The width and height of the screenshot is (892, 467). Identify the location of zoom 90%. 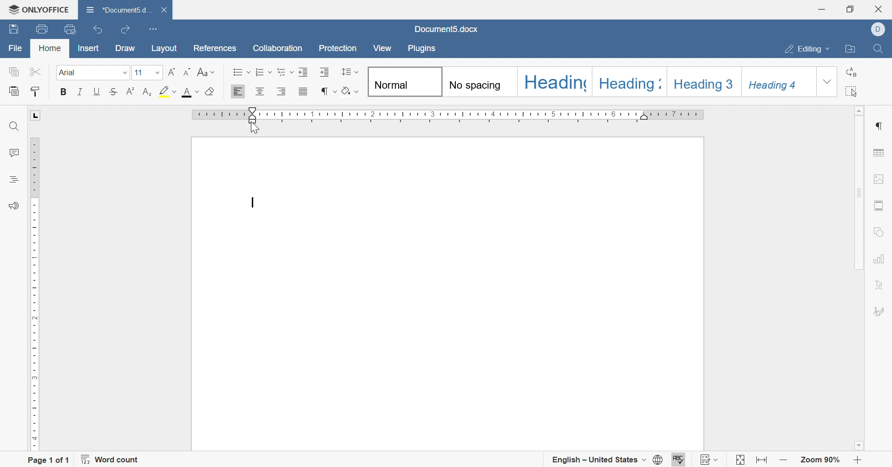
(821, 461).